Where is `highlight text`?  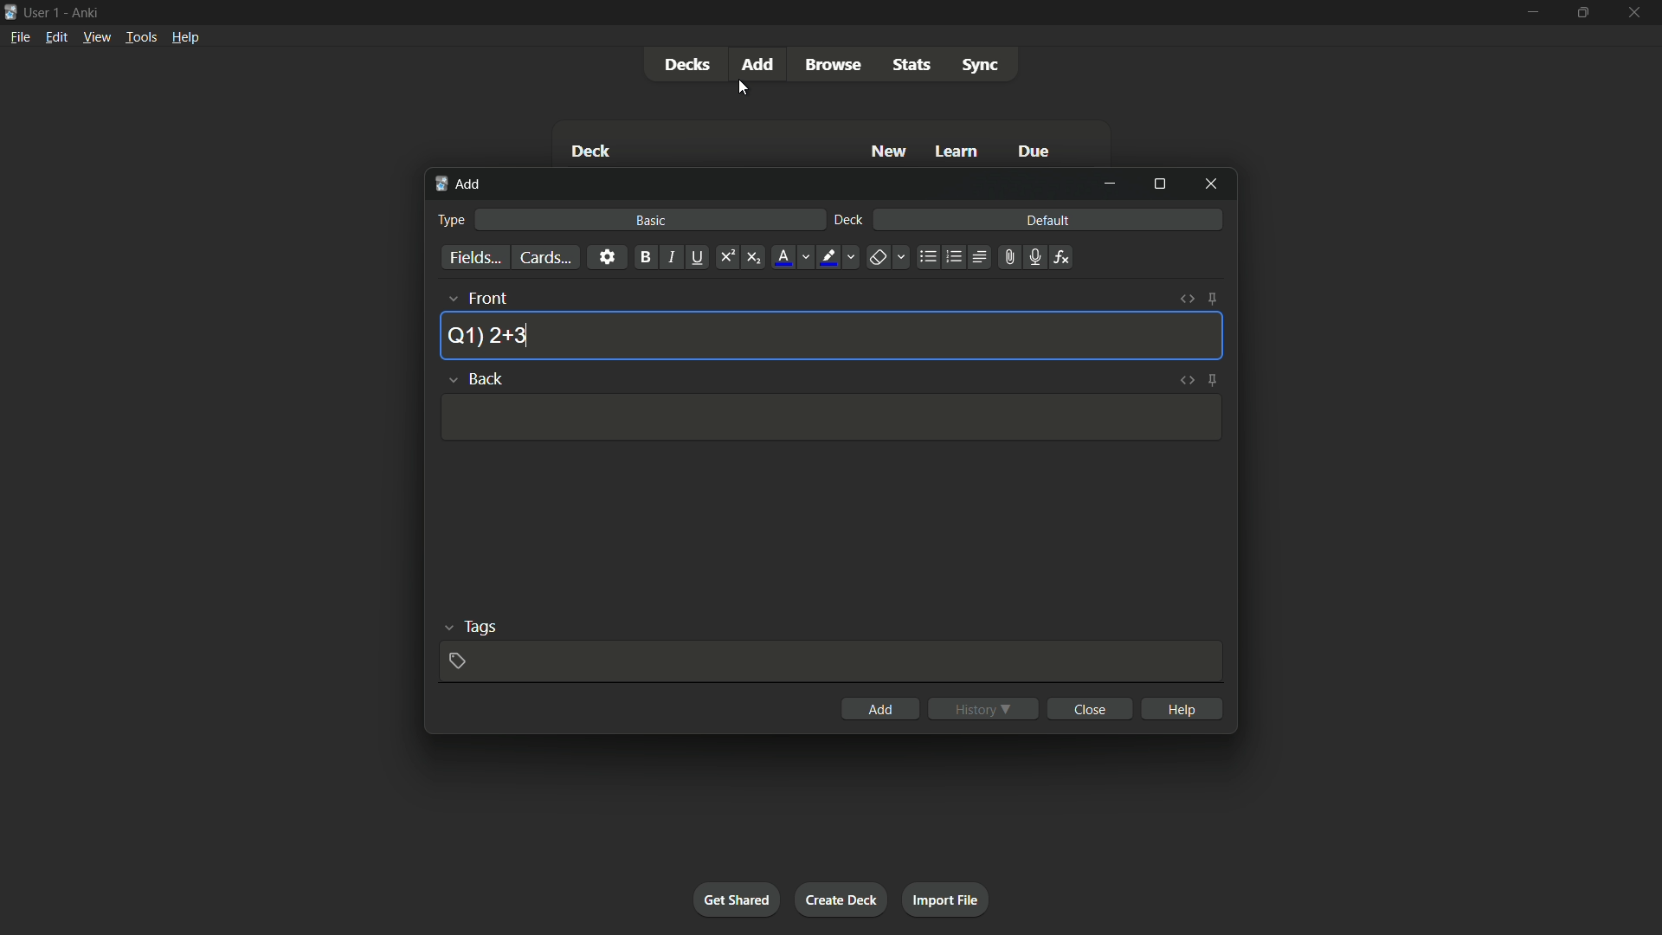 highlight text is located at coordinates (826, 258).